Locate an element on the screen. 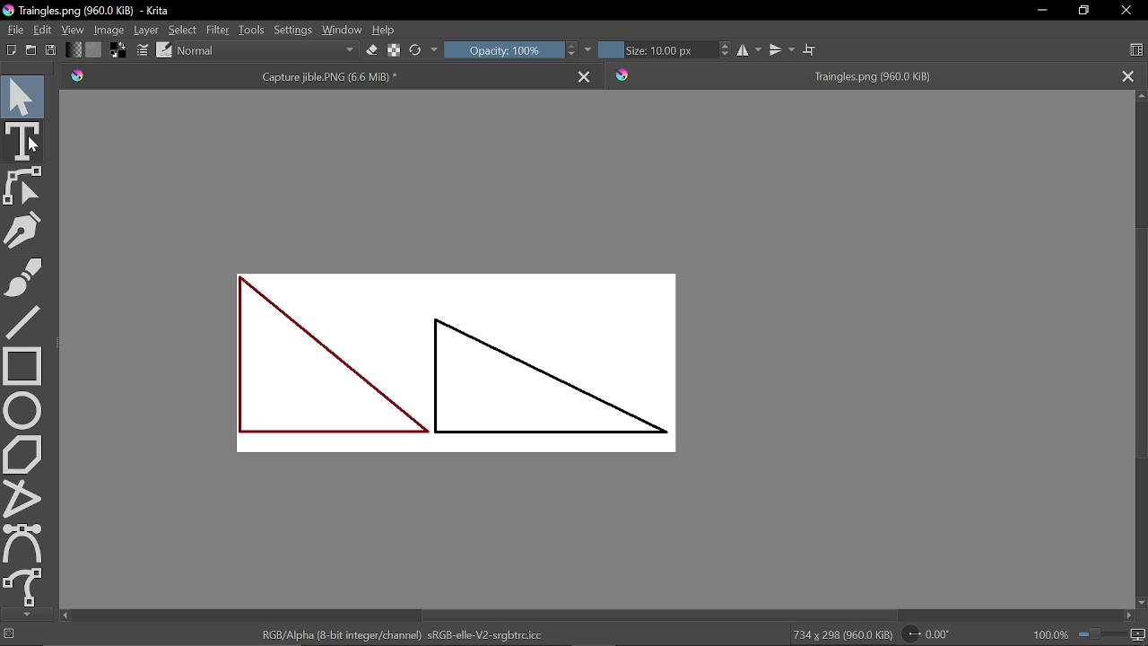 Image resolution: width=1148 pixels, height=646 pixels. Move left is located at coordinates (65, 615).